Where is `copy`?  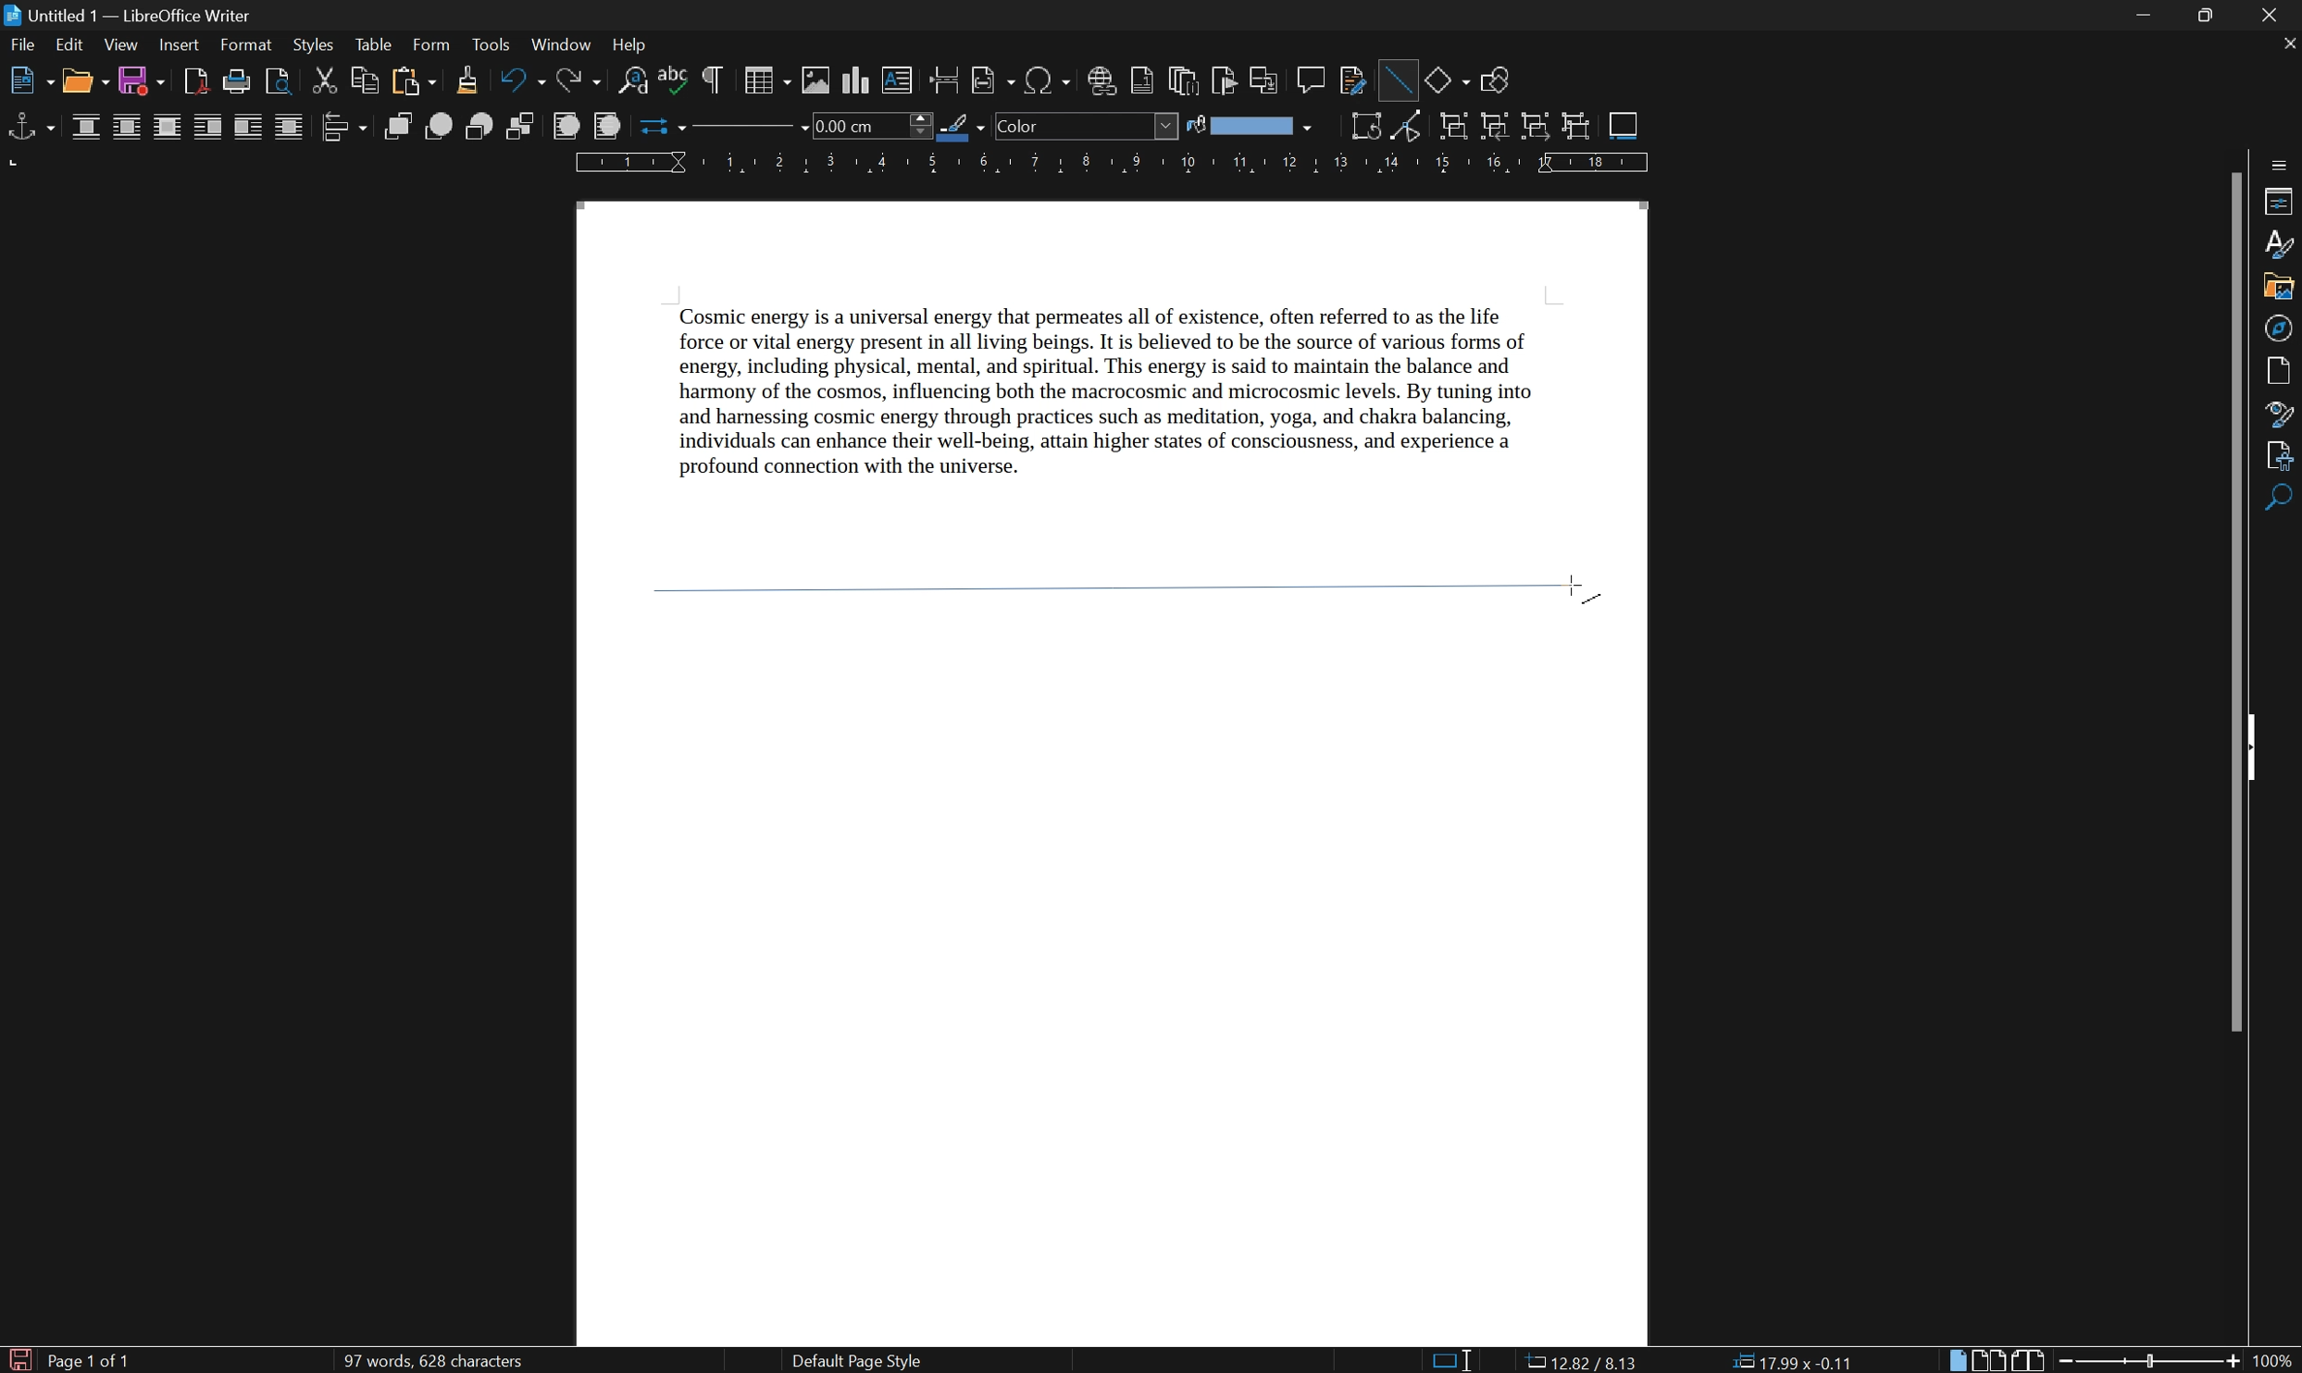
copy is located at coordinates (364, 80).